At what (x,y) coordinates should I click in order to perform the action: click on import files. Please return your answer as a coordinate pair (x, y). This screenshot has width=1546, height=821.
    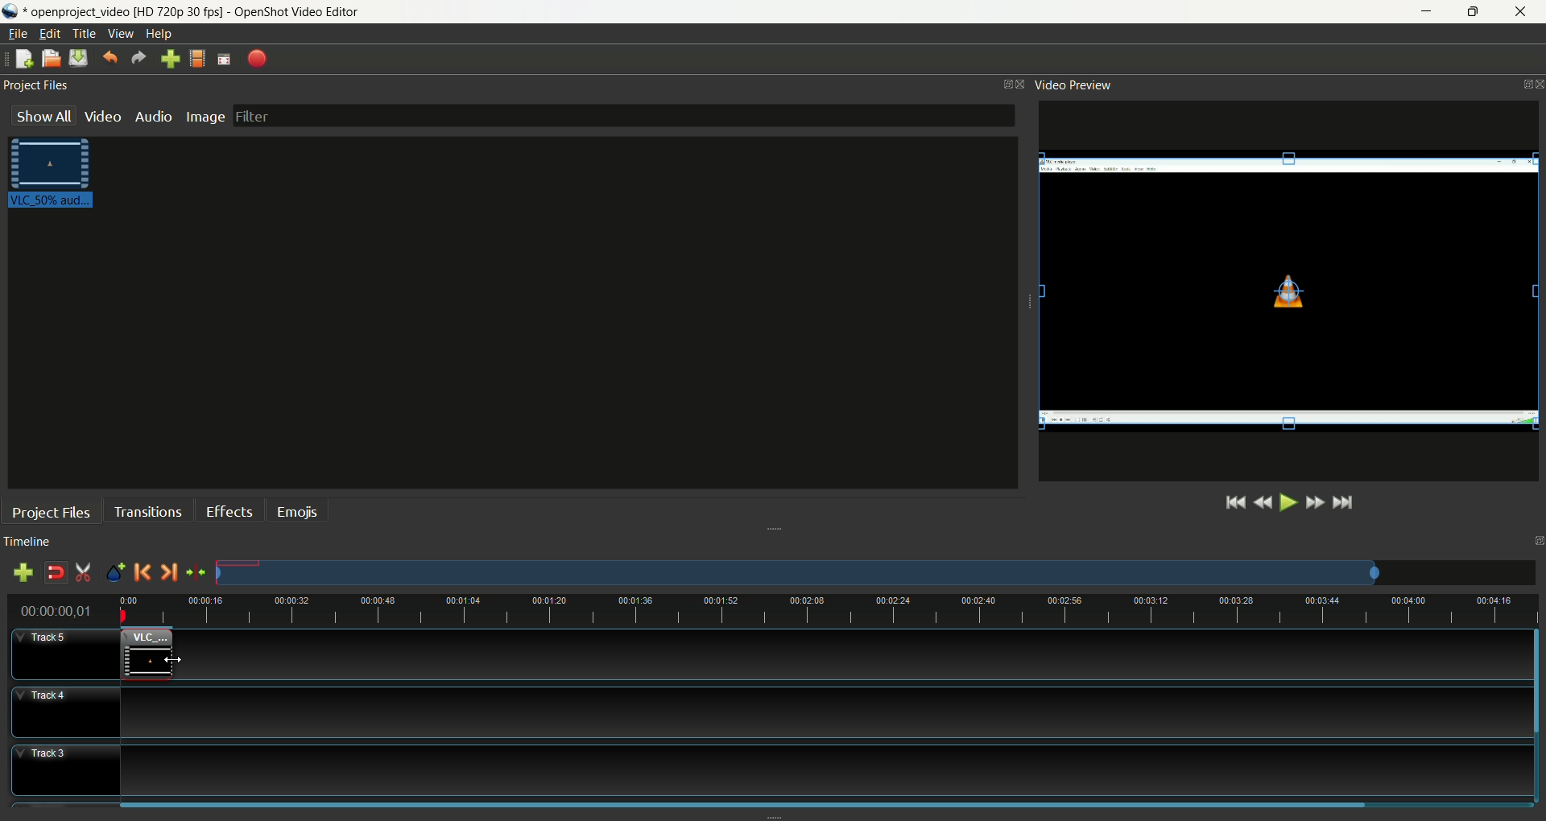
    Looking at the image, I should click on (171, 59).